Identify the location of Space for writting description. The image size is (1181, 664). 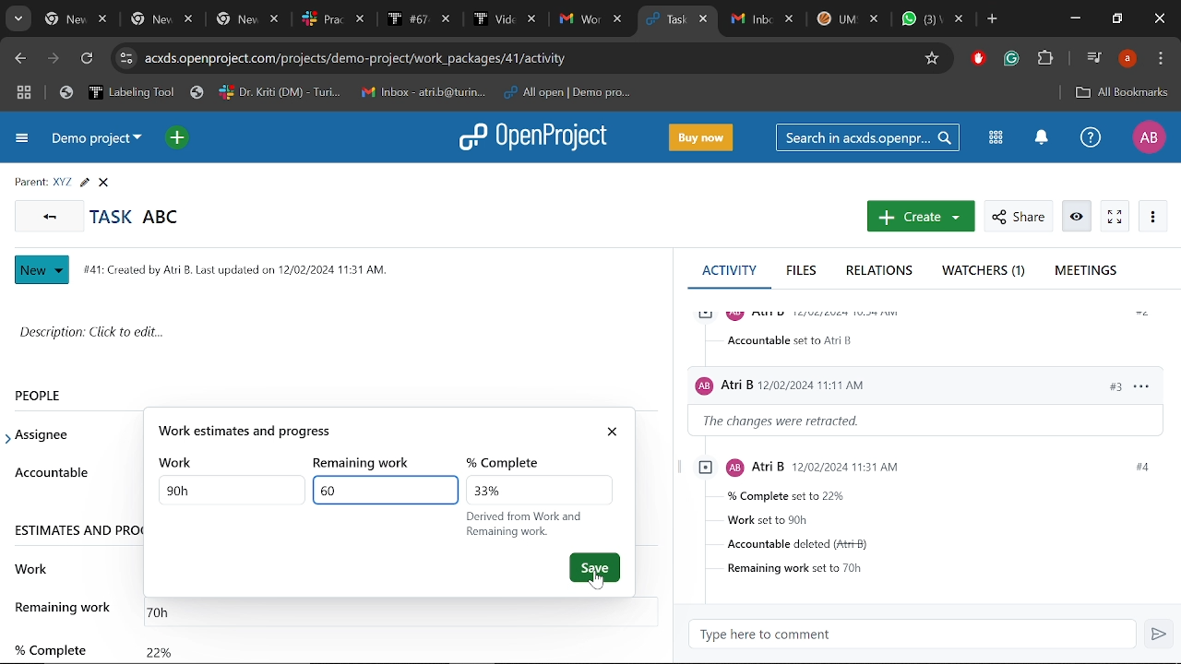
(338, 336).